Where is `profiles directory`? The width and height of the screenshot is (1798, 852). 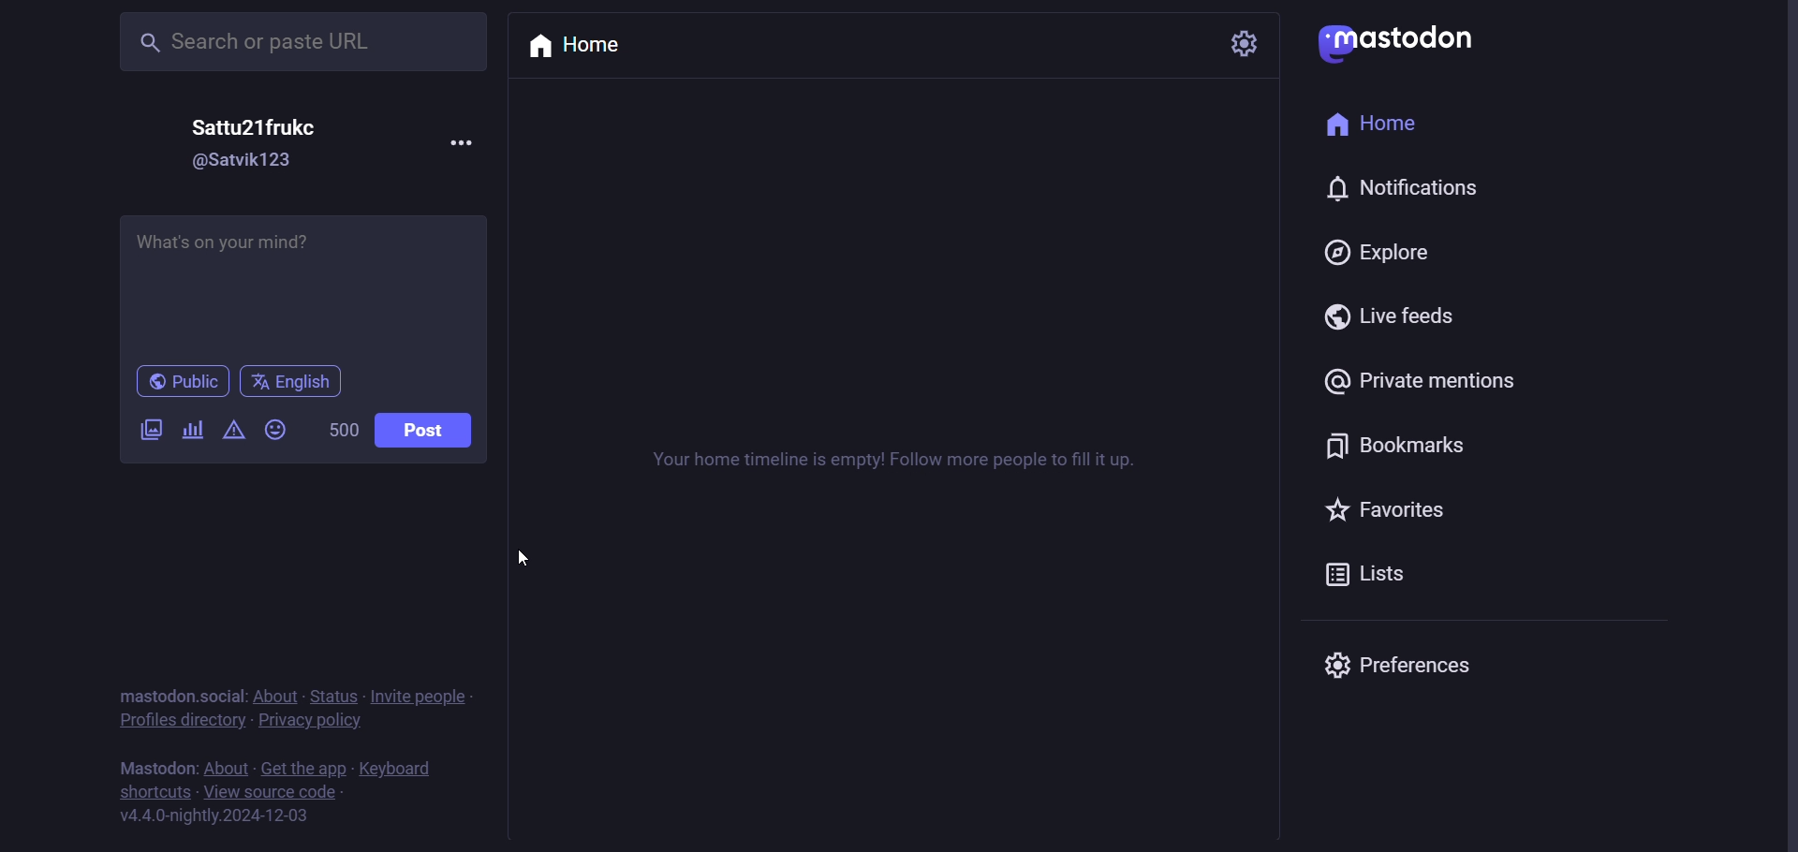 profiles directory is located at coordinates (179, 724).